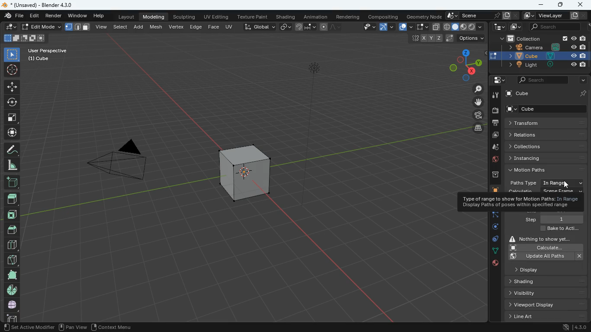 This screenshot has width=591, height=332. Describe the element at coordinates (559, 5) in the screenshot. I see `maximize` at that location.